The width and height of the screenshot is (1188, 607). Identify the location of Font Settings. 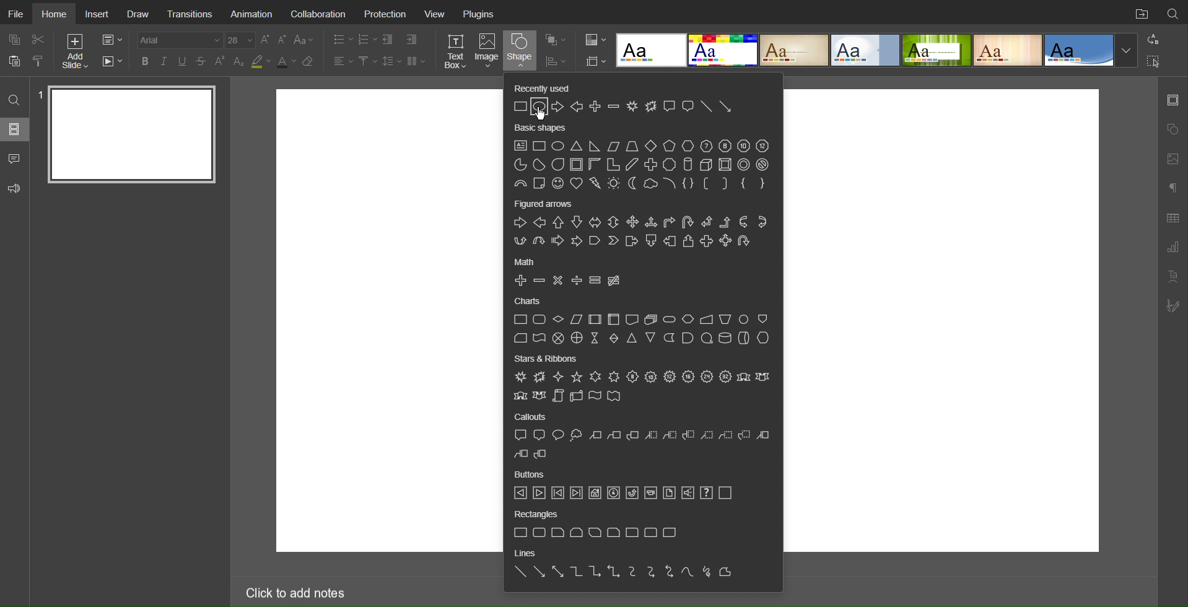
(194, 40).